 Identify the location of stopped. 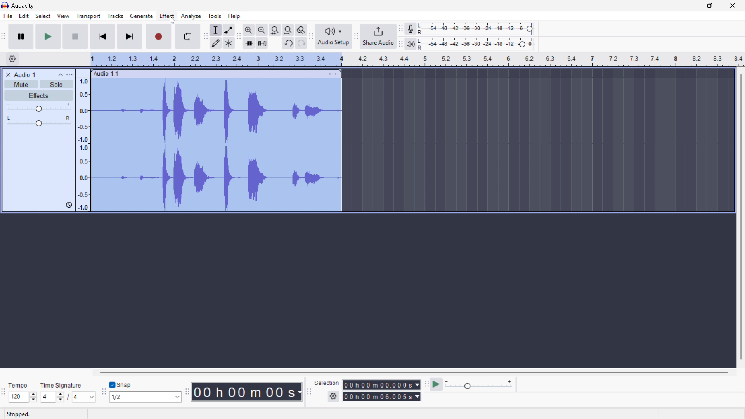
(20, 414).